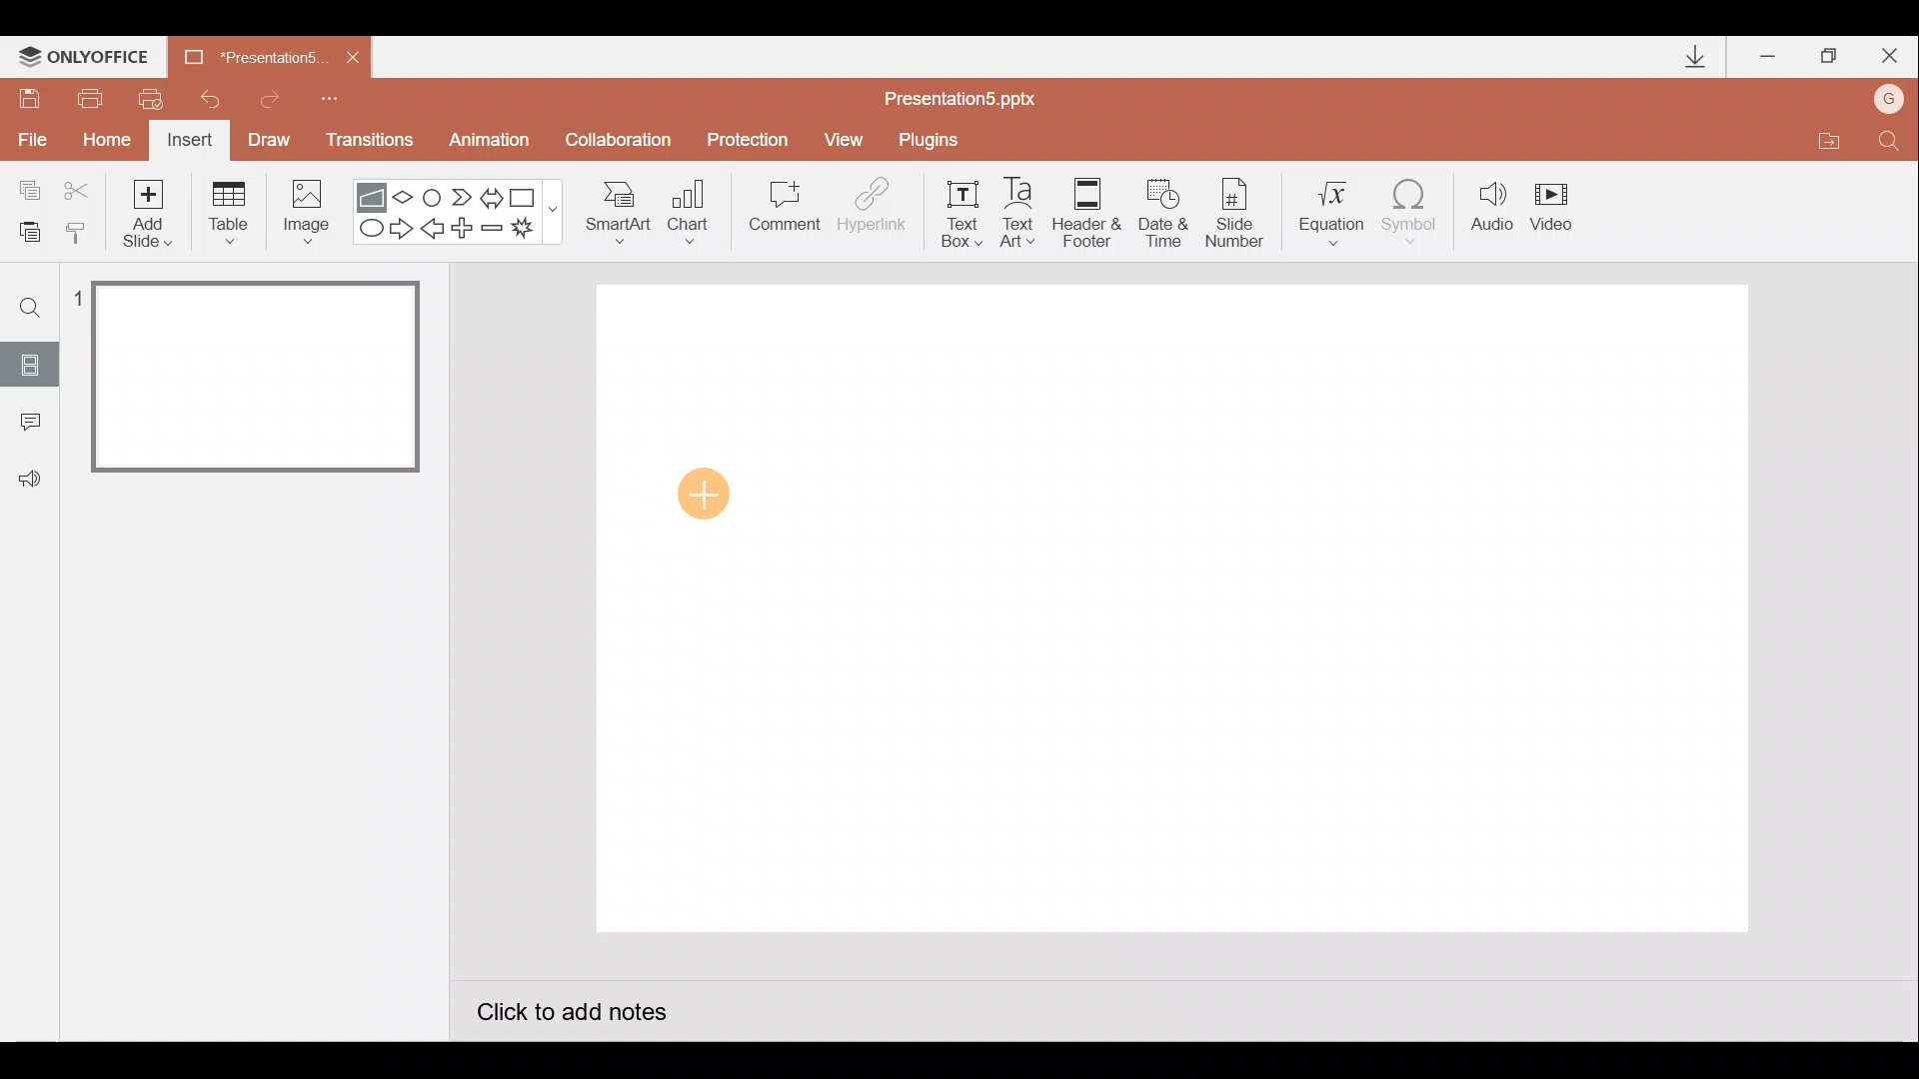 This screenshot has height=1079, width=1919. I want to click on Cut, so click(80, 187).